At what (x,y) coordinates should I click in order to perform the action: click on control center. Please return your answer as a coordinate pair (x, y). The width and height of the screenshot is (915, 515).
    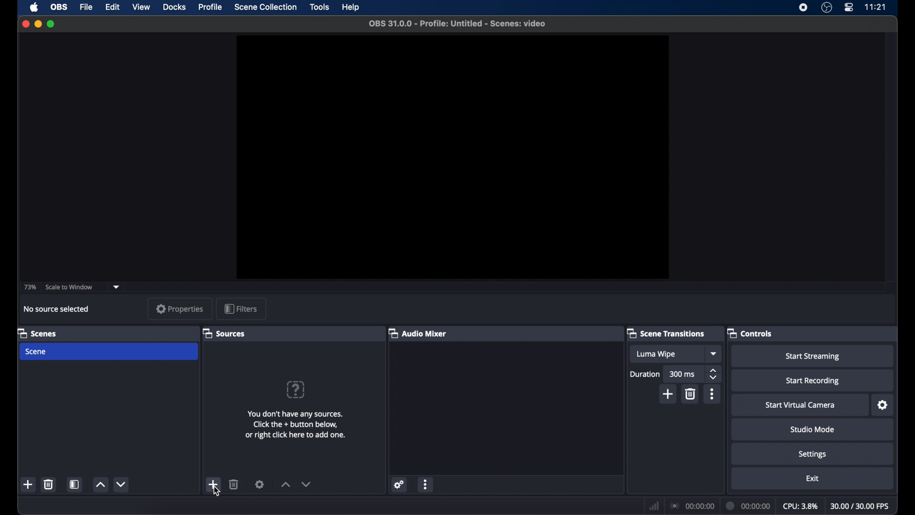
    Looking at the image, I should click on (848, 8).